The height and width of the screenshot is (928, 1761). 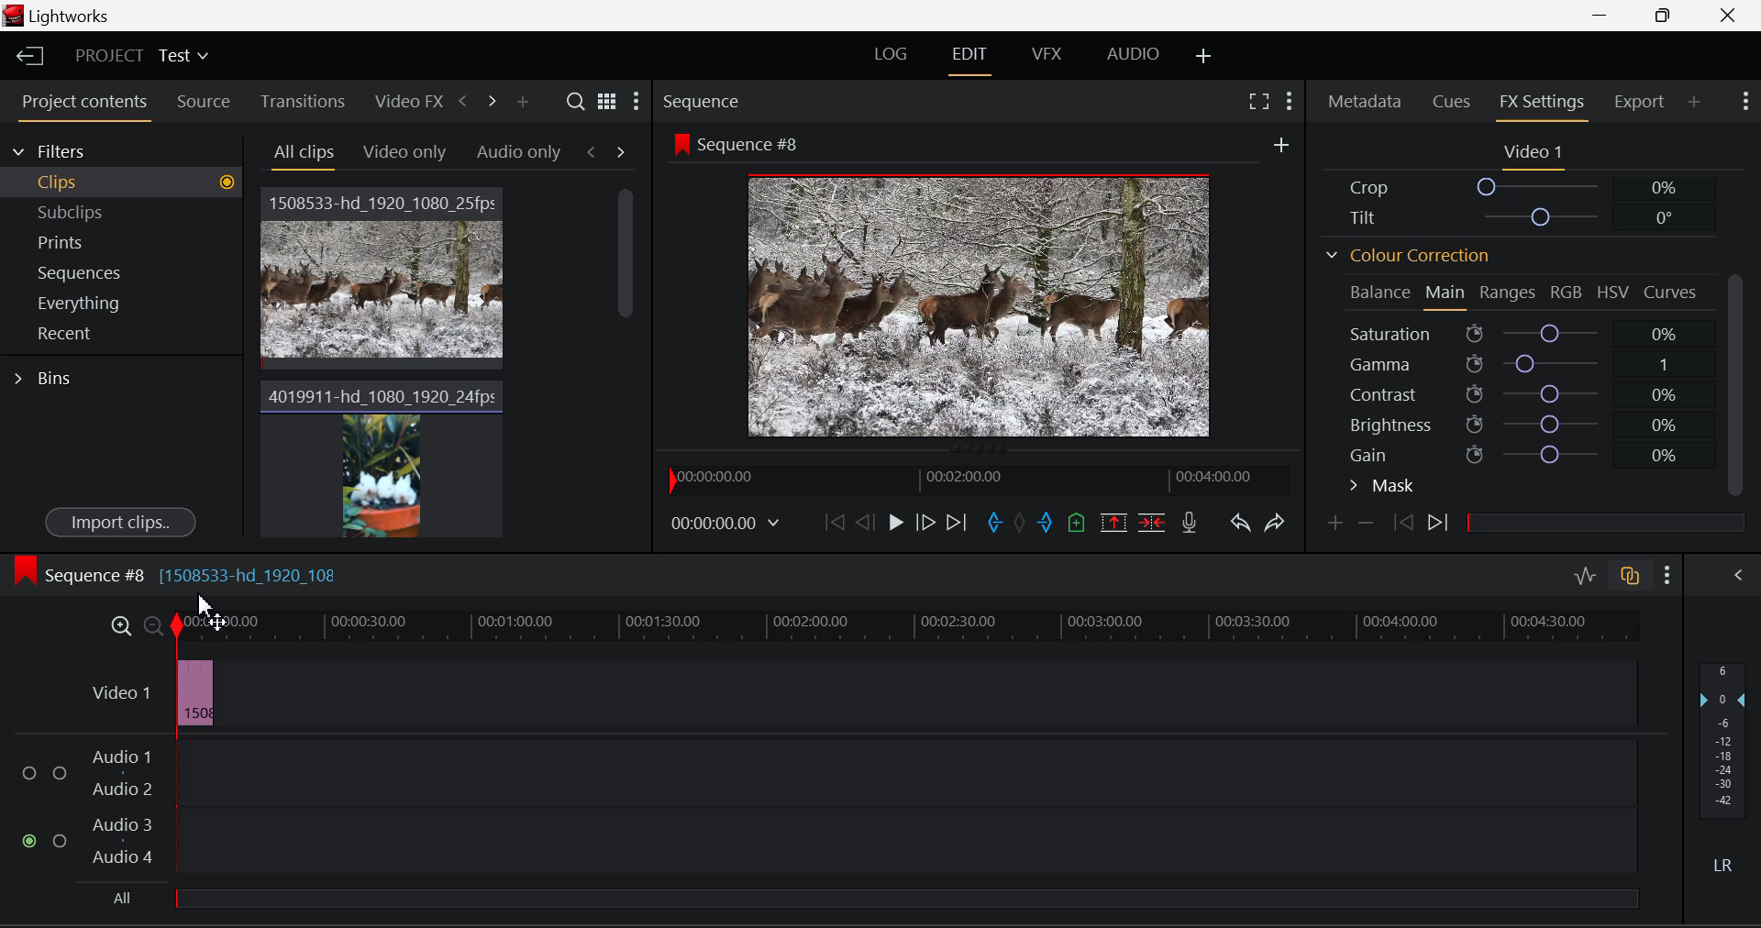 What do you see at coordinates (904, 770) in the screenshot?
I see `Audio Input Field` at bounding box center [904, 770].